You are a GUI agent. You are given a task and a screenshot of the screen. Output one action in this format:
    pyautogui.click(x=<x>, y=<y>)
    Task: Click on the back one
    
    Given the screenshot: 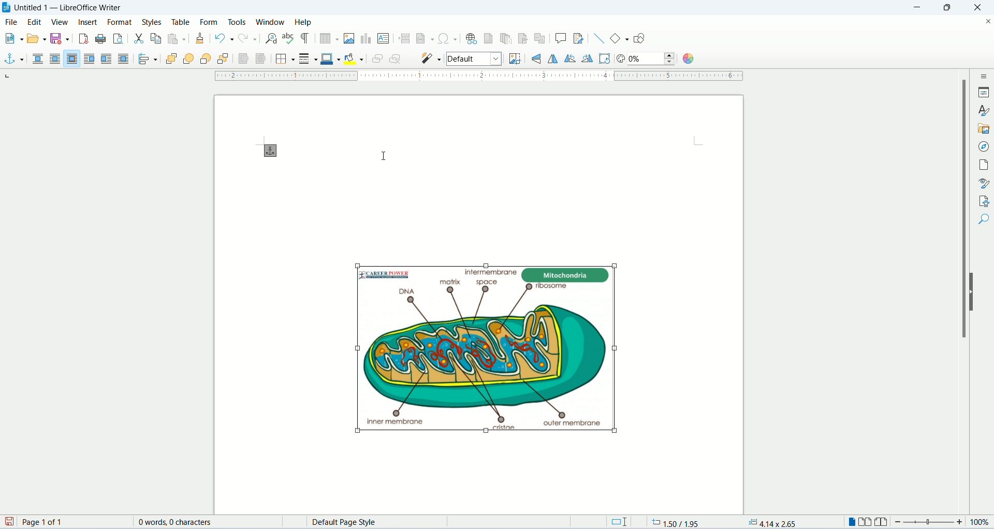 What is the action you would take?
    pyautogui.click(x=204, y=60)
    